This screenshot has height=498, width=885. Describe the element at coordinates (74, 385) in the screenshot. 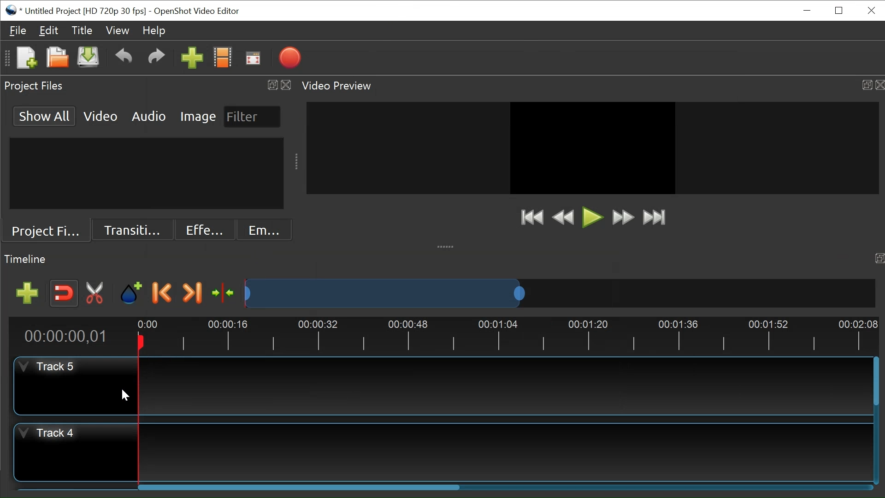

I see `Track Header` at that location.